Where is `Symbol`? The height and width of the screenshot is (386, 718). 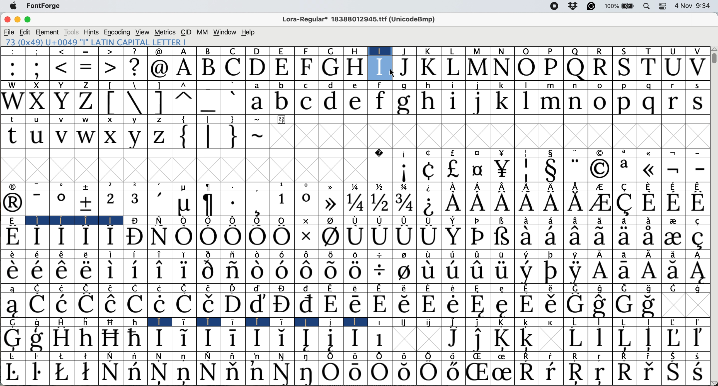
Symbol is located at coordinates (501, 271).